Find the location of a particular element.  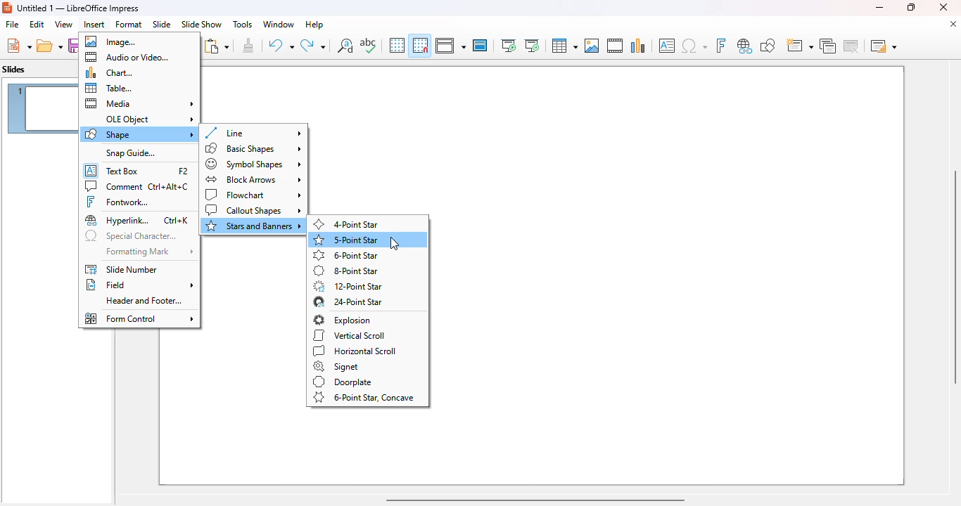

slides is located at coordinates (14, 70).